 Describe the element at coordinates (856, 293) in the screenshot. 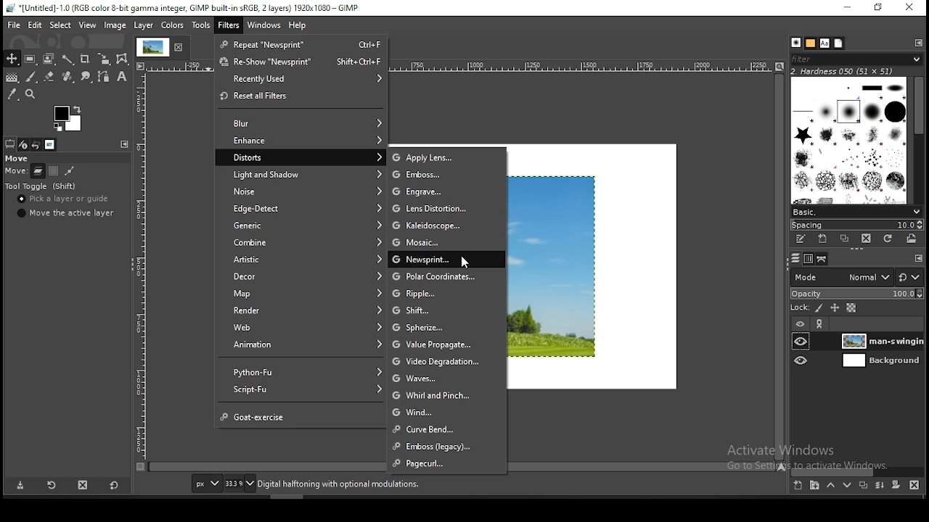

I see `opacity` at that location.